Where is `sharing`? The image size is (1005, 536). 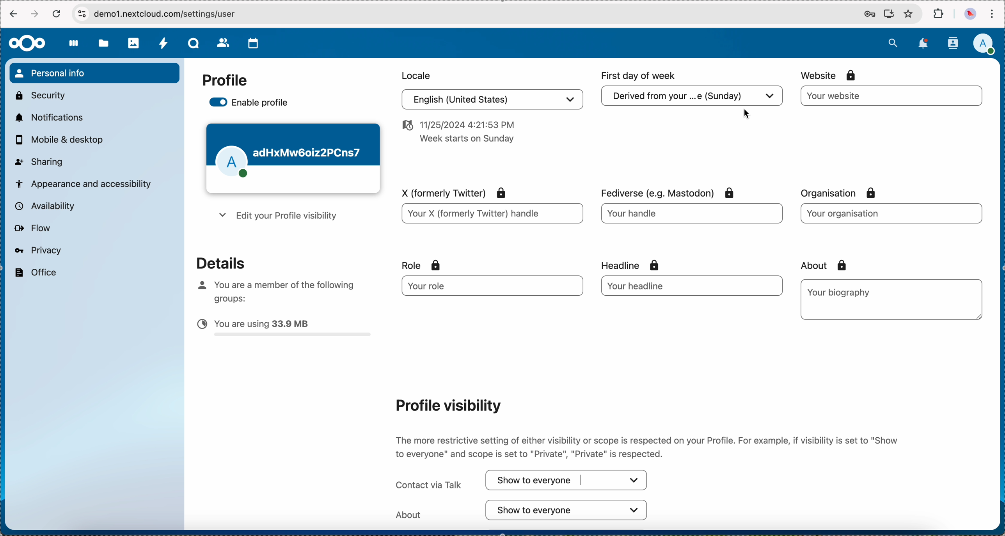 sharing is located at coordinates (39, 161).